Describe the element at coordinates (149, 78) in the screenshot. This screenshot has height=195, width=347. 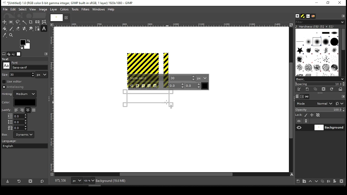
I see `font` at that location.